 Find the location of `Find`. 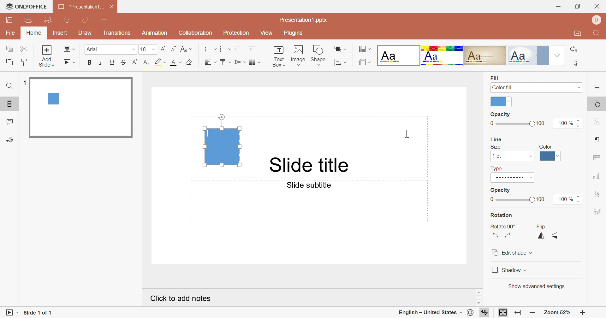

Find is located at coordinates (9, 87).